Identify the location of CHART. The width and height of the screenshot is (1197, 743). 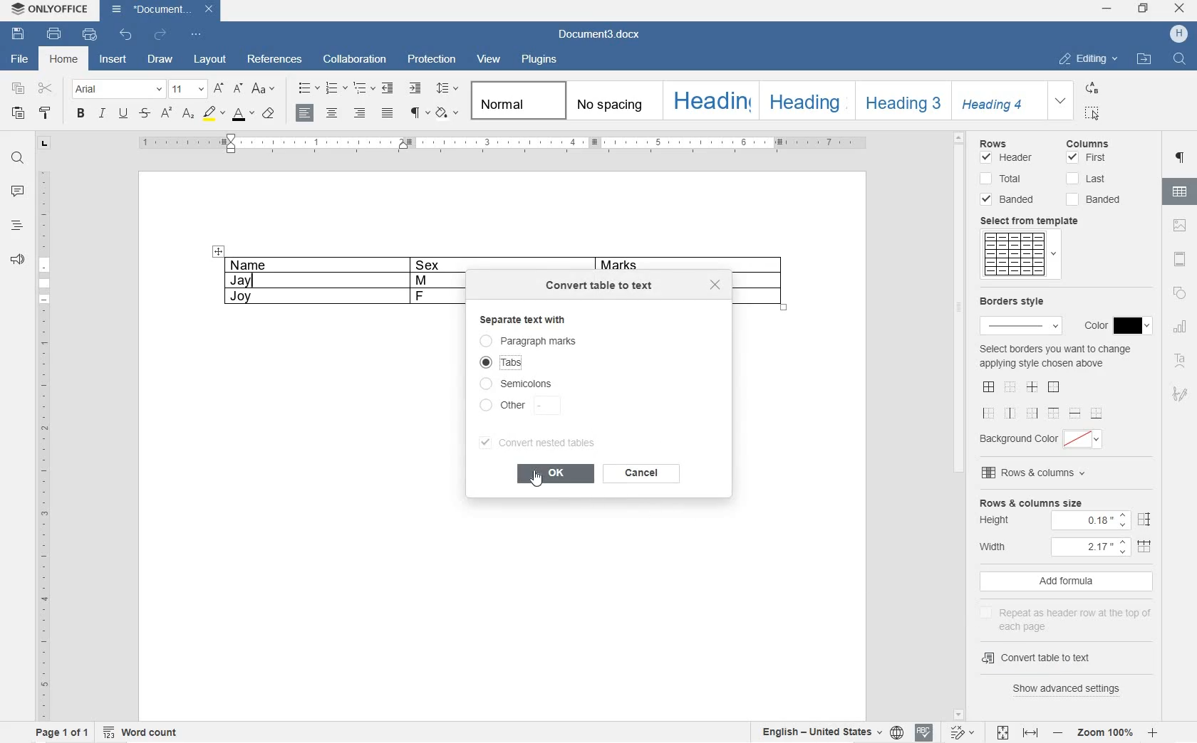
(1180, 329).